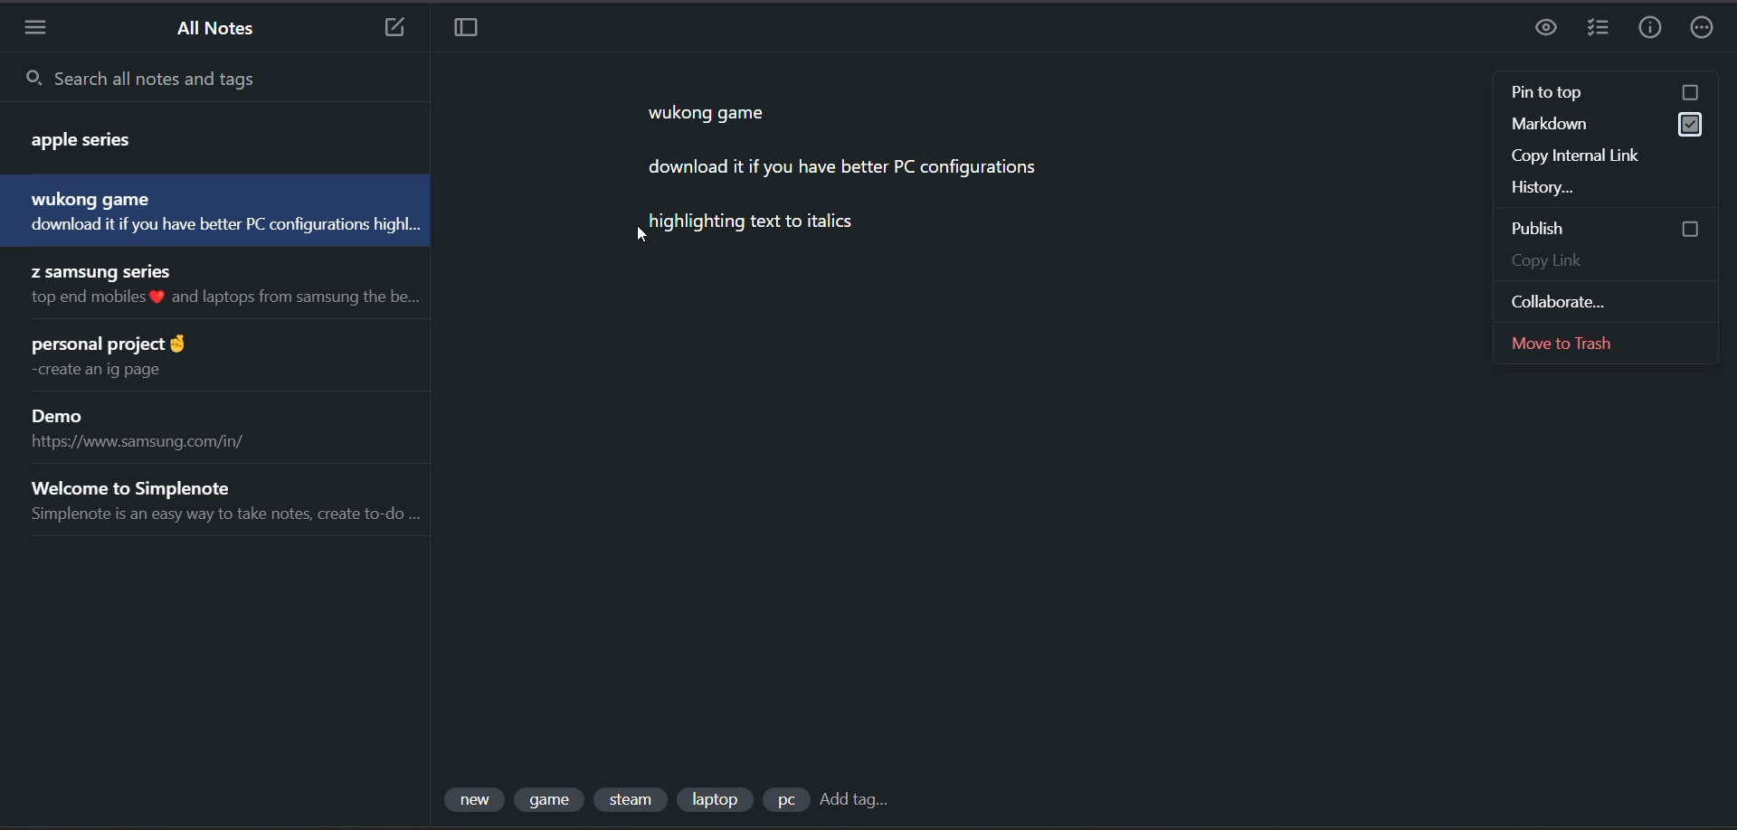 This screenshot has height=830, width=1737. I want to click on toggle focus mode, so click(467, 30).